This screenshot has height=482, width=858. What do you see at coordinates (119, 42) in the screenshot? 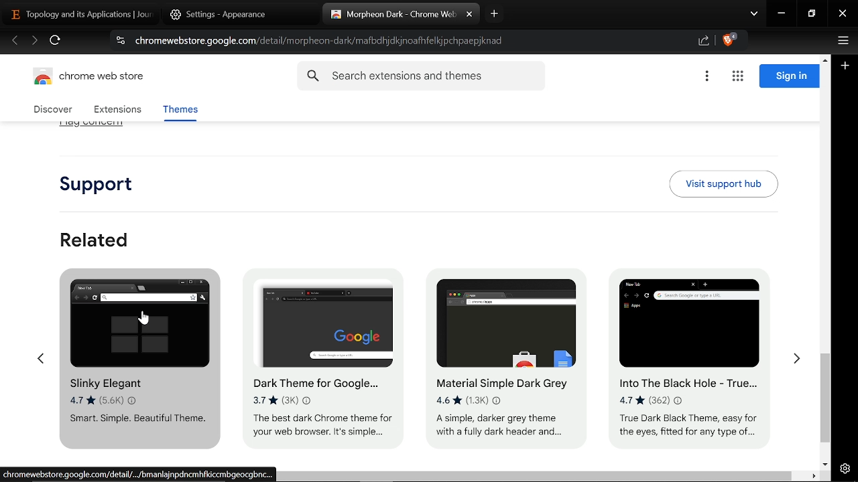
I see `Cite information` at bounding box center [119, 42].